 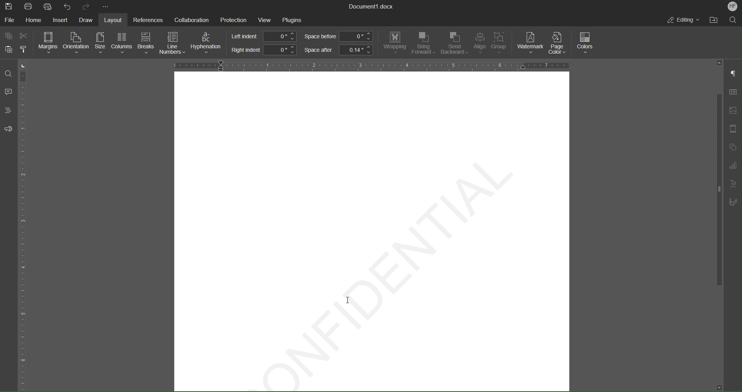 I want to click on Save, so click(x=9, y=6).